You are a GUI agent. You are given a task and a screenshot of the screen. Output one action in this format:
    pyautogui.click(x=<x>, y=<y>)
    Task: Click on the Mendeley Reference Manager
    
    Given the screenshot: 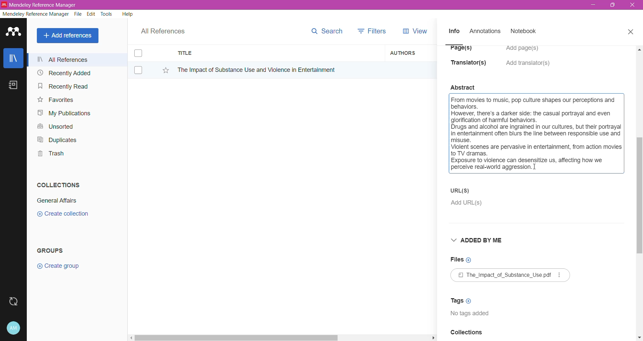 What is the action you would take?
    pyautogui.click(x=36, y=14)
    